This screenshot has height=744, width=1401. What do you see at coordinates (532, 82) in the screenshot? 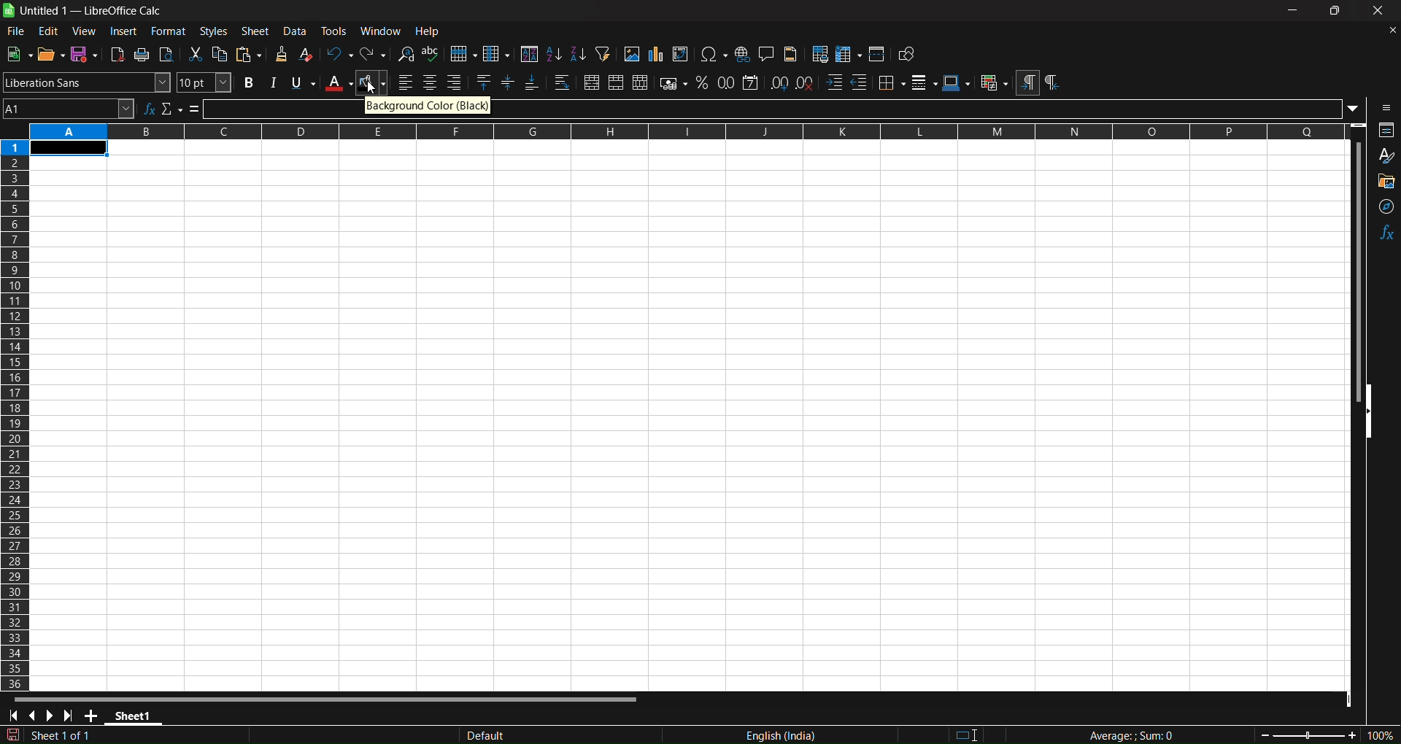
I see `align bottom` at bounding box center [532, 82].